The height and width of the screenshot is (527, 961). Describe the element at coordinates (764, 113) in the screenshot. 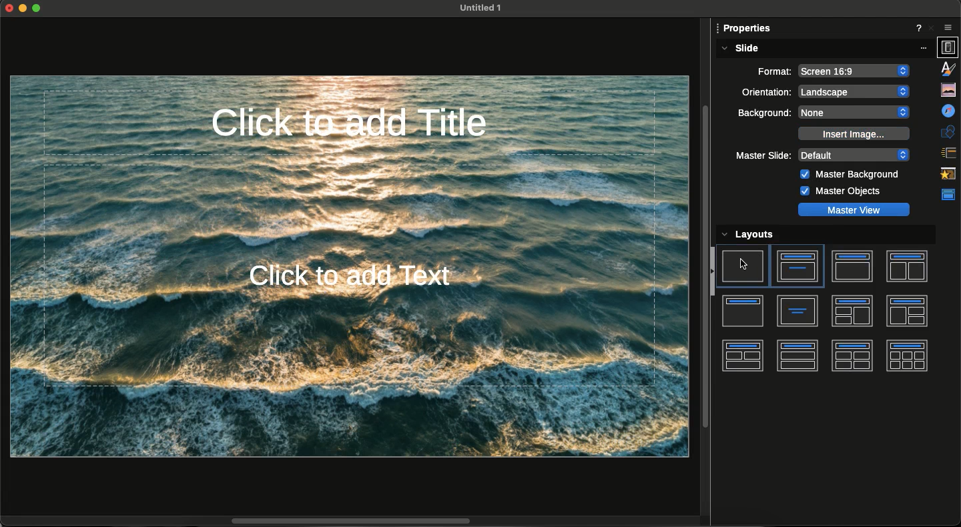

I see `Background` at that location.